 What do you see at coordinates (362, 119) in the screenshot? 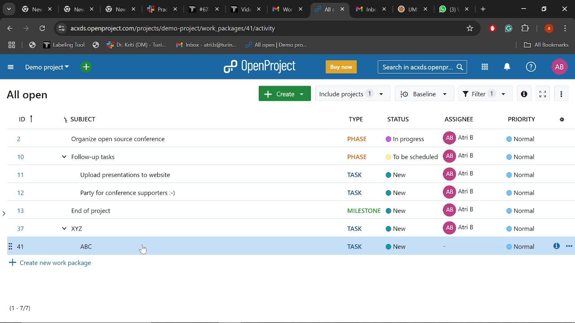
I see `Type` at bounding box center [362, 119].